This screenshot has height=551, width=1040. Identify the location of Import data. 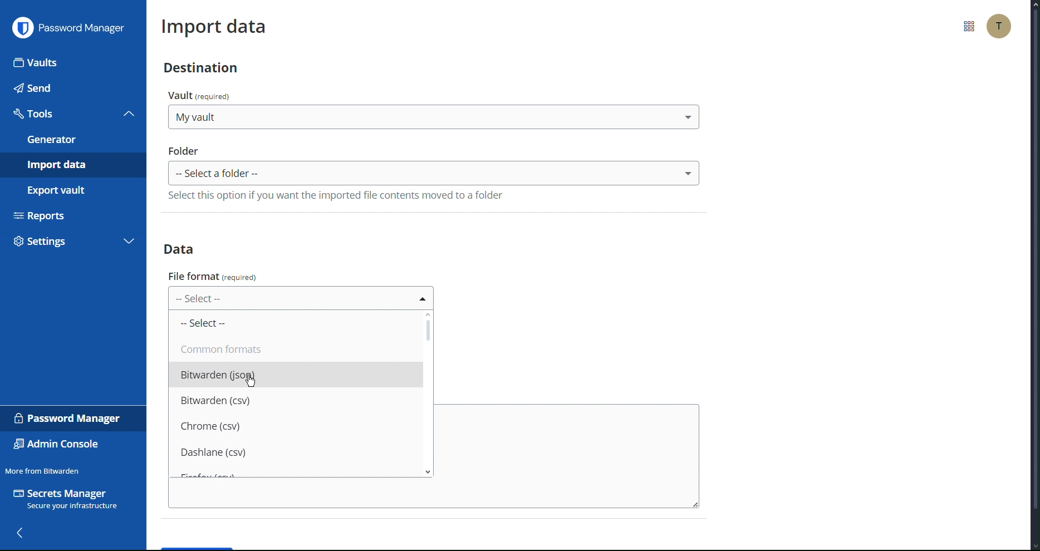
(72, 165).